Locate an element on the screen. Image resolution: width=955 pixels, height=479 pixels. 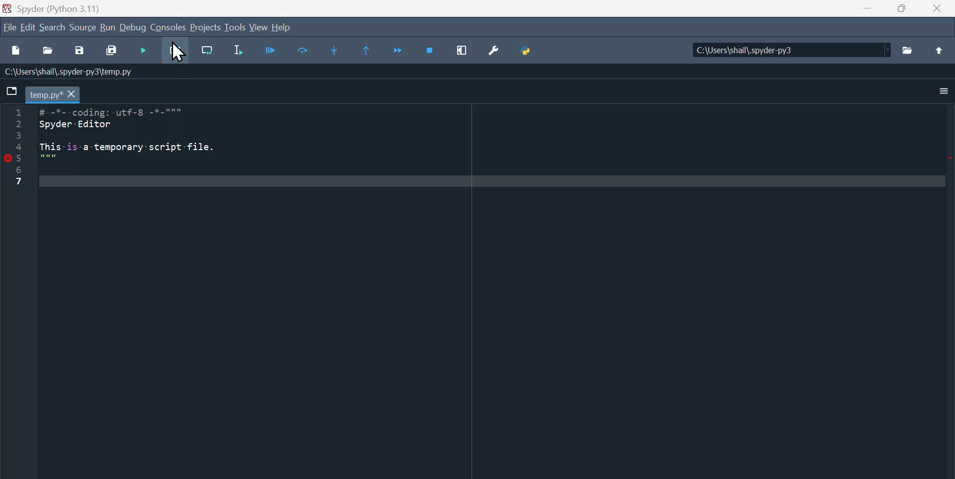
help is located at coordinates (287, 26).